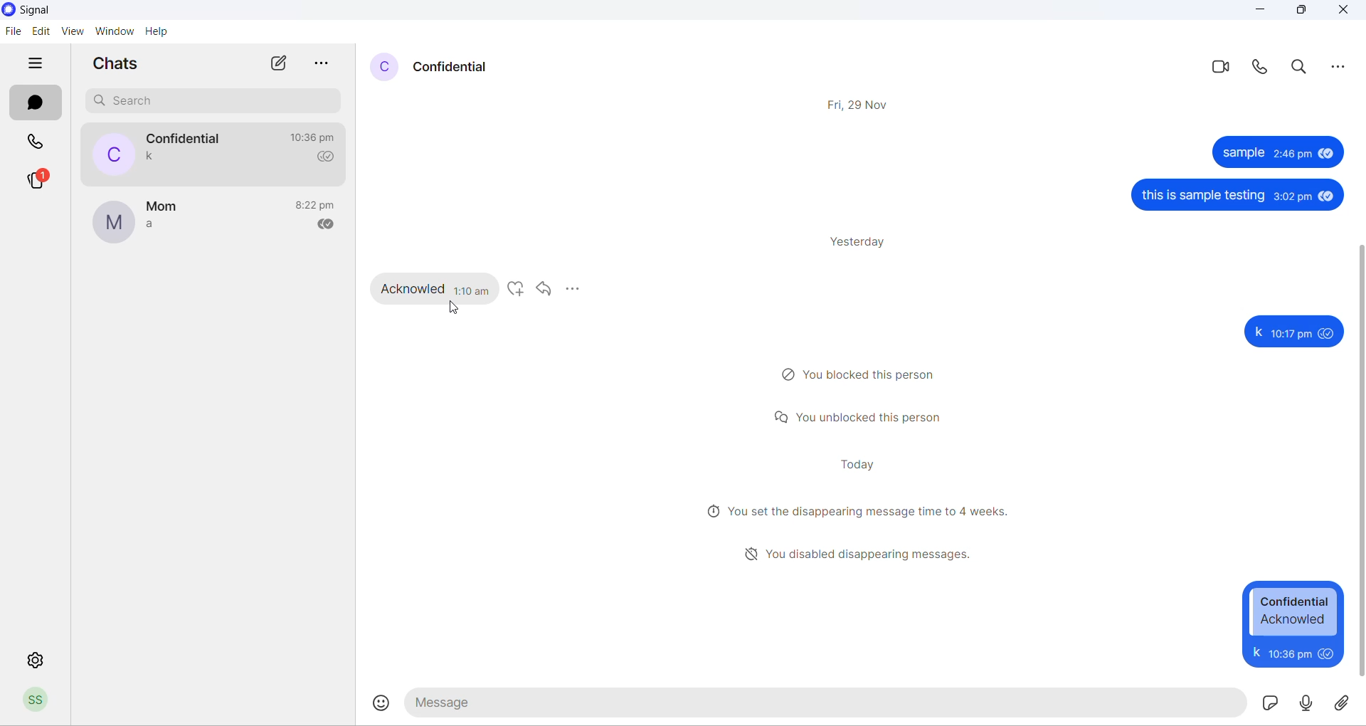  I want to click on unblocked contact message, so click(859, 418).